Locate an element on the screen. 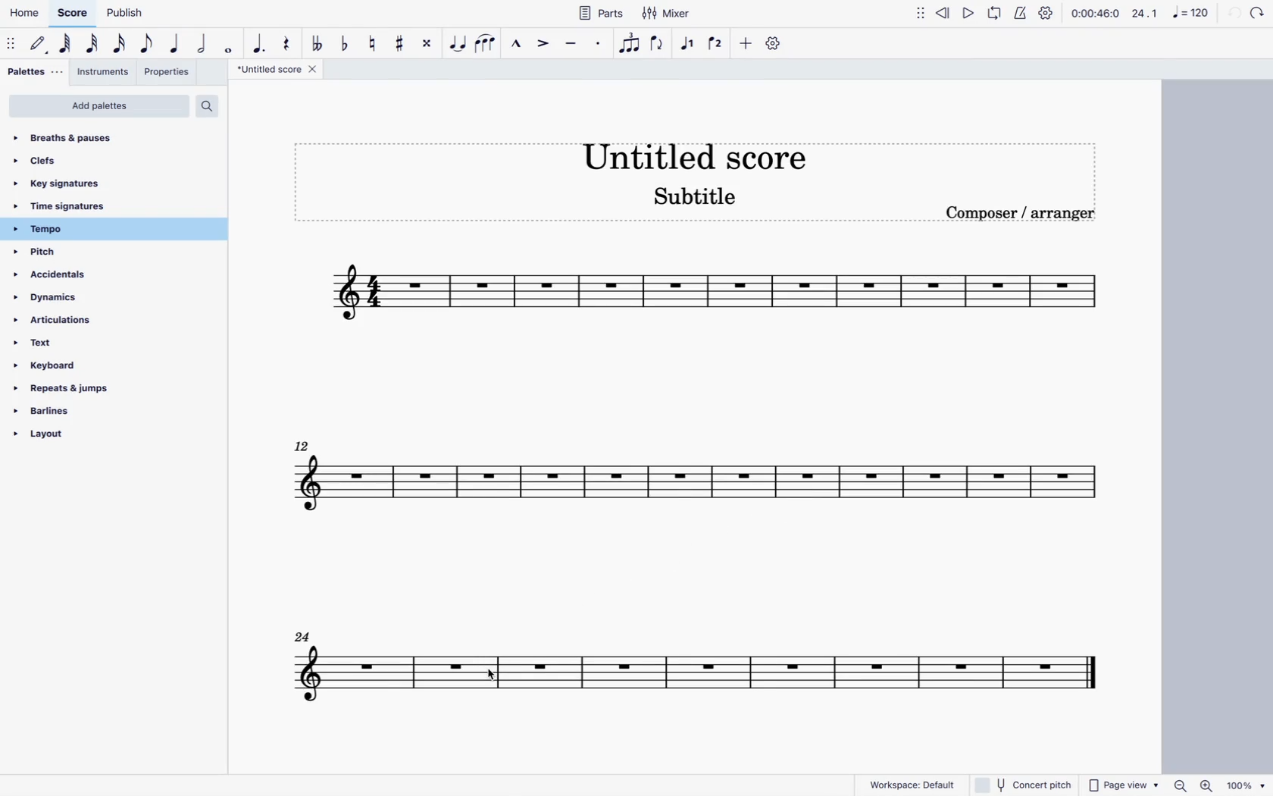 This screenshot has height=796, width=1273. tempo is located at coordinates (57, 230).